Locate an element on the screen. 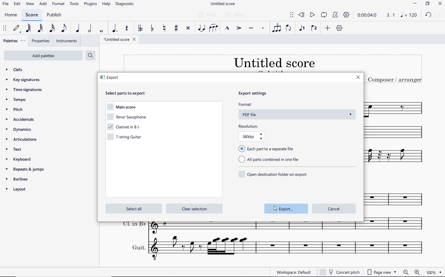 Image resolution: width=445 pixels, height=277 pixels. PUBLISH is located at coordinates (56, 15).